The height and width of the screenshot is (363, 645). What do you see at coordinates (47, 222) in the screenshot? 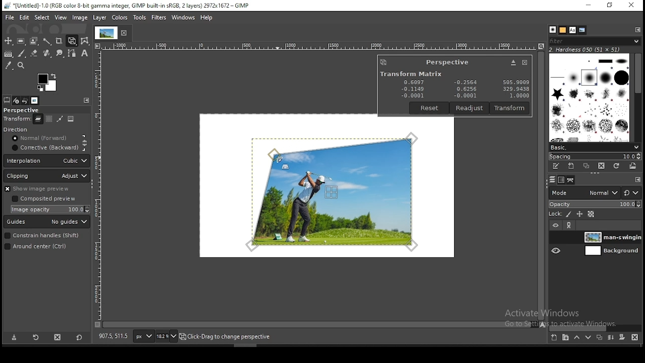
I see `guides` at bounding box center [47, 222].